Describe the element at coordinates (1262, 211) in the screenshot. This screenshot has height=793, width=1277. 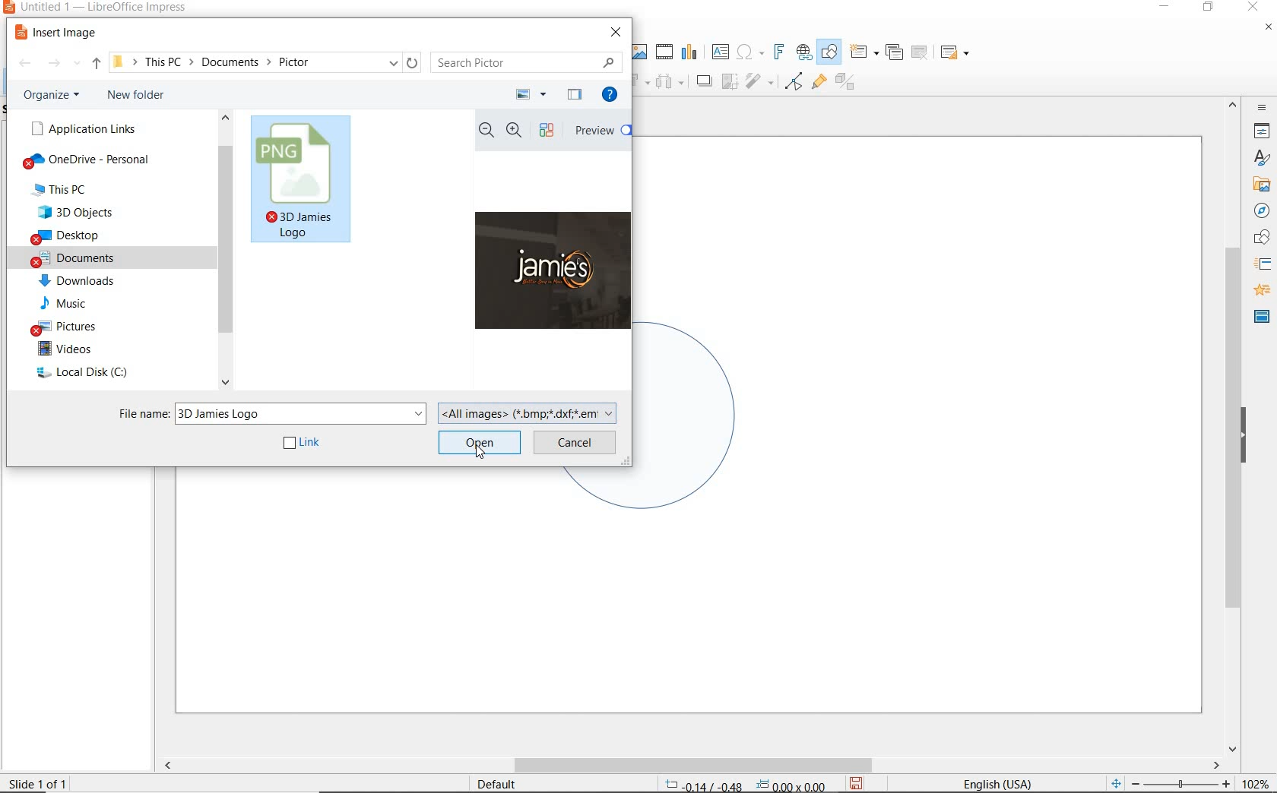
I see `navigator` at that location.